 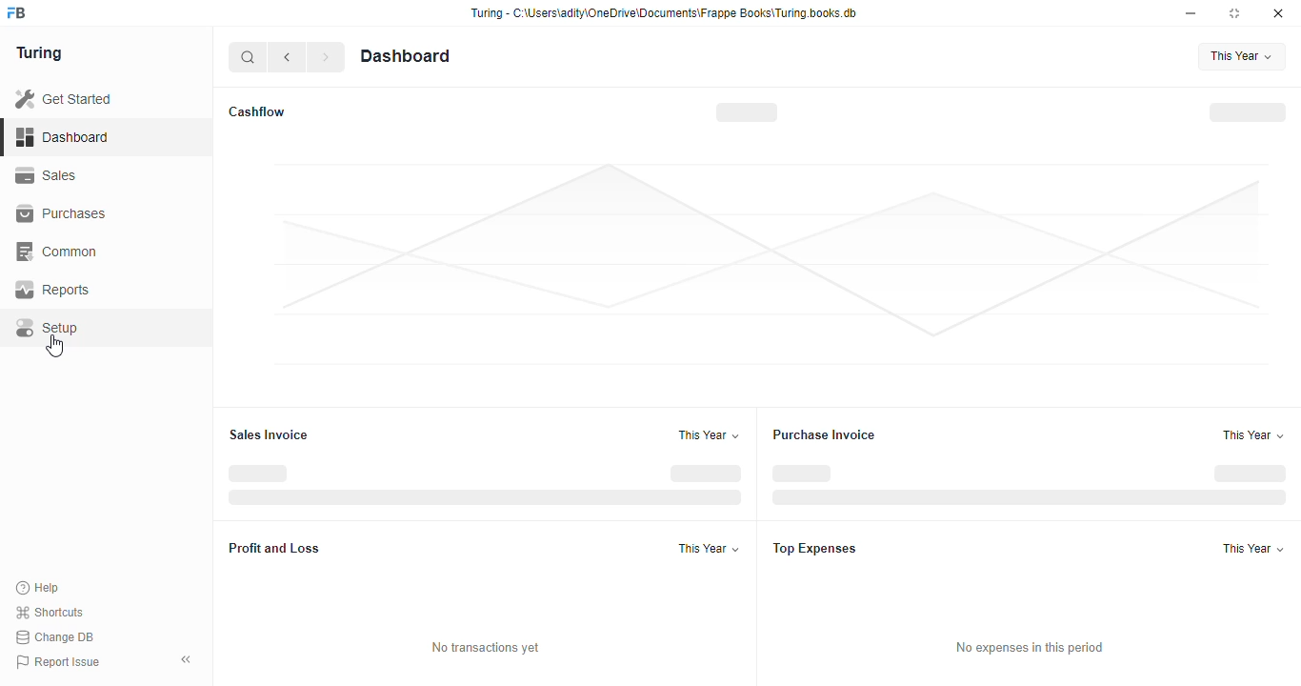 I want to click on close, so click(x=1281, y=15).